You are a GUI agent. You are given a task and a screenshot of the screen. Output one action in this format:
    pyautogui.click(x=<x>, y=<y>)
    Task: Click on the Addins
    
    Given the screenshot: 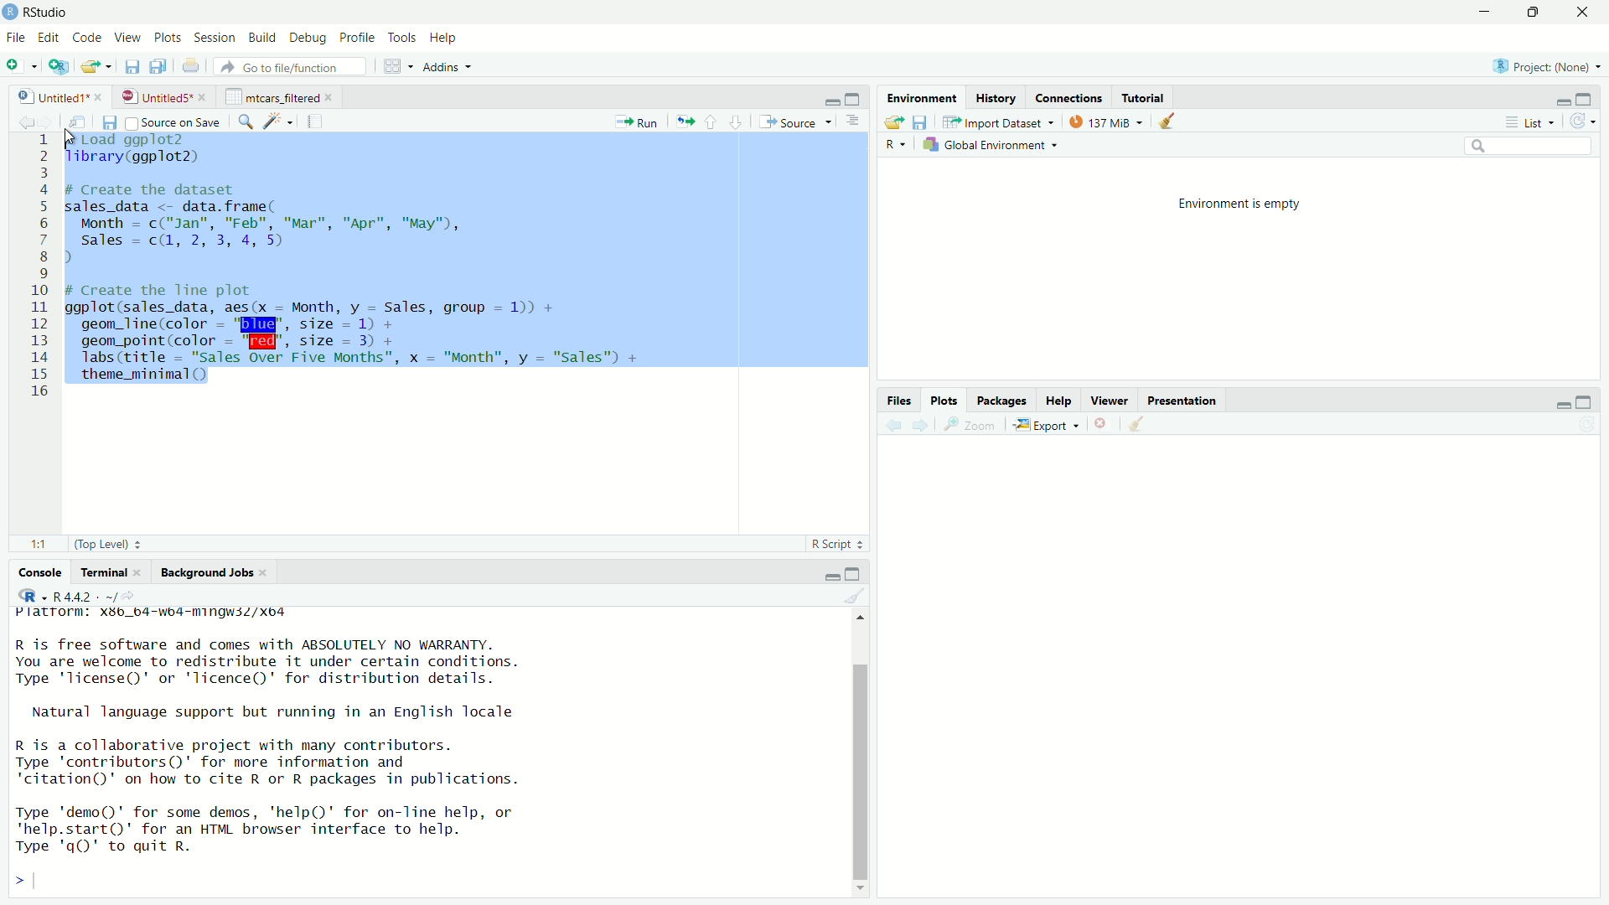 What is the action you would take?
    pyautogui.click(x=440, y=67)
    